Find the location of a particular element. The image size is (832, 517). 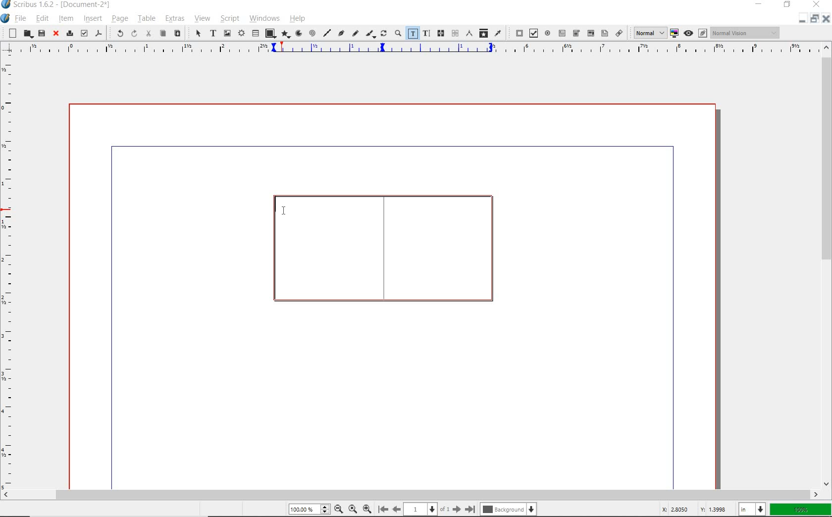

ruler is located at coordinates (10, 272).